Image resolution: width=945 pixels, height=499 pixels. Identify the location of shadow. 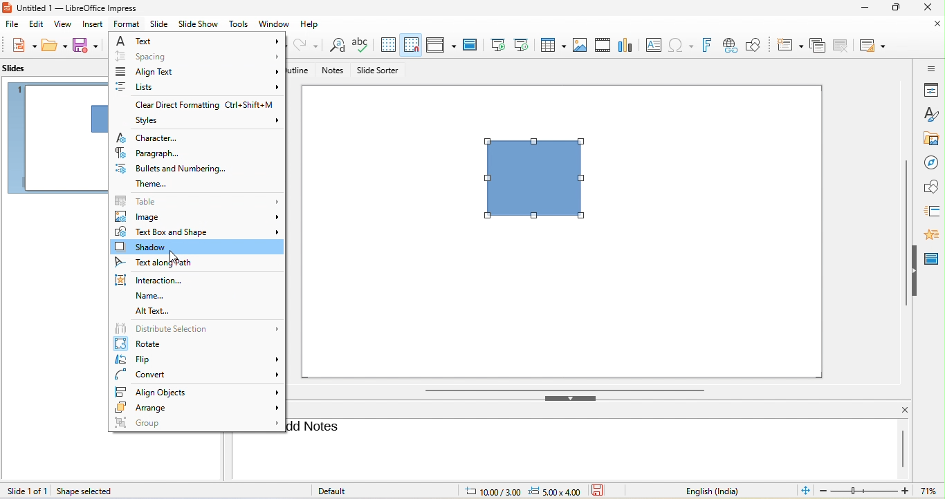
(195, 248).